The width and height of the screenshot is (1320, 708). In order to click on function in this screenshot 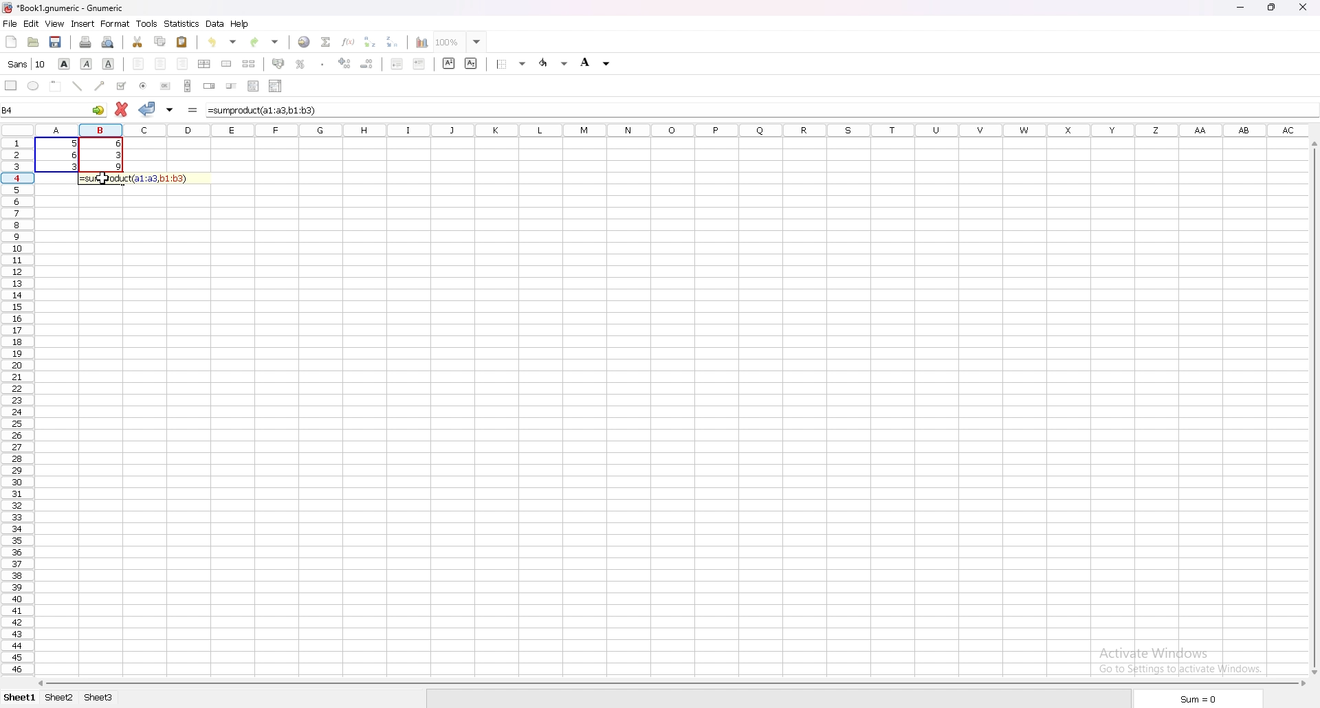, I will do `click(349, 41)`.